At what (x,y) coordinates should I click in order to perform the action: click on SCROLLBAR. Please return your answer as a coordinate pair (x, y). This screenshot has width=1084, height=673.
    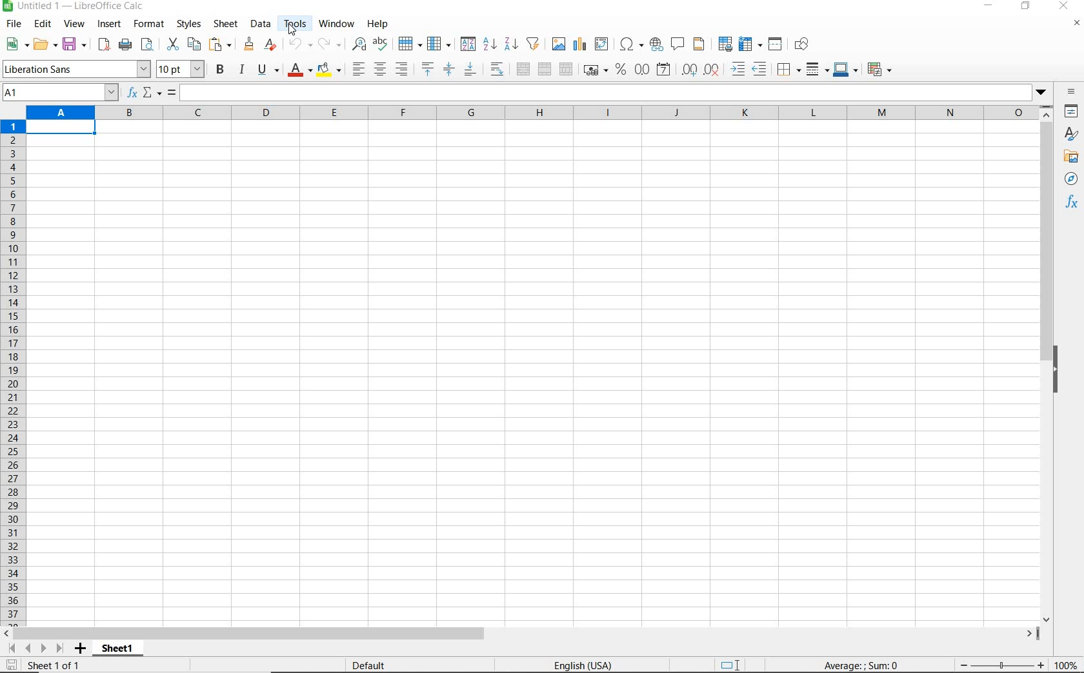
    Looking at the image, I should click on (522, 633).